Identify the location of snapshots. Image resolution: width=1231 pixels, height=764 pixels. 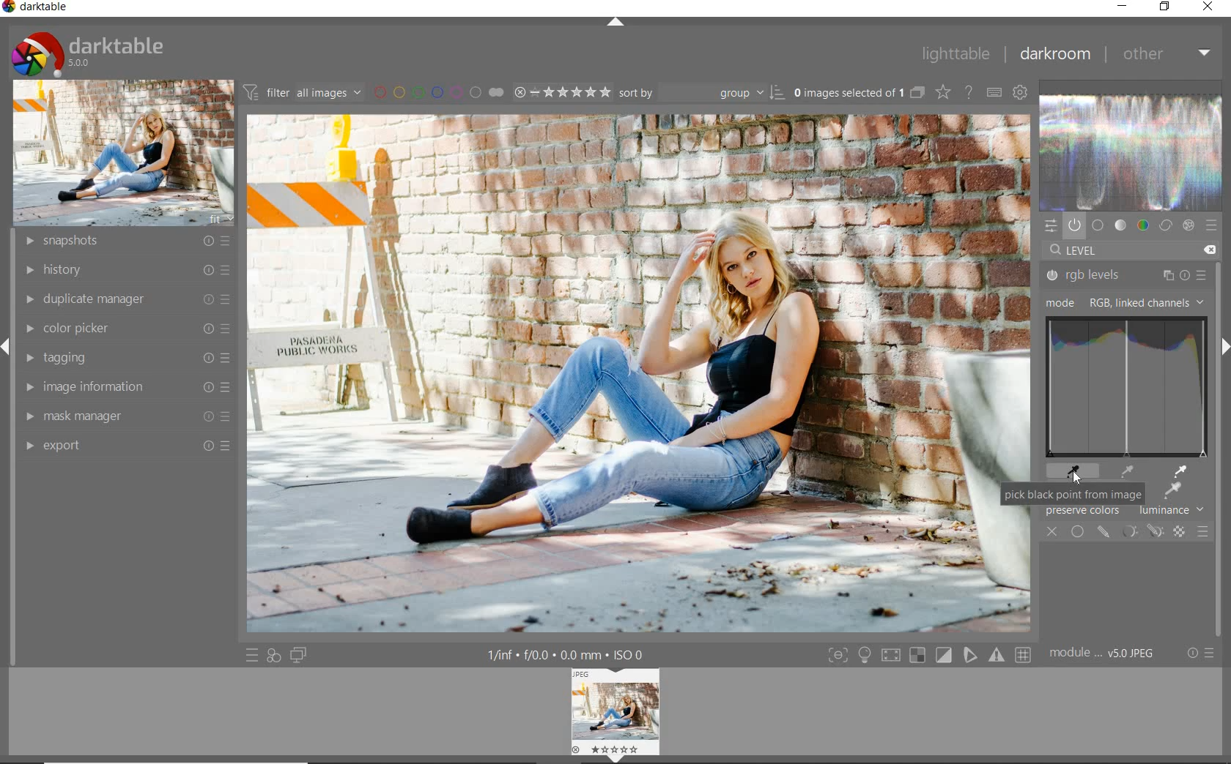
(126, 241).